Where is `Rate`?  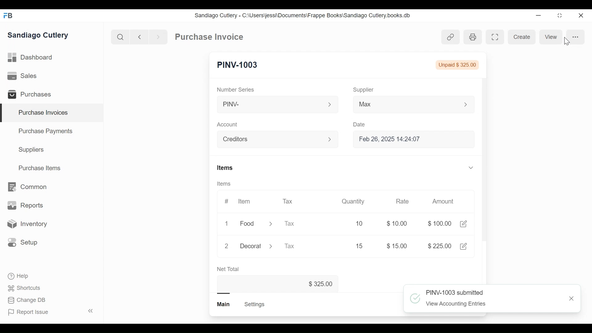
Rate is located at coordinates (402, 201).